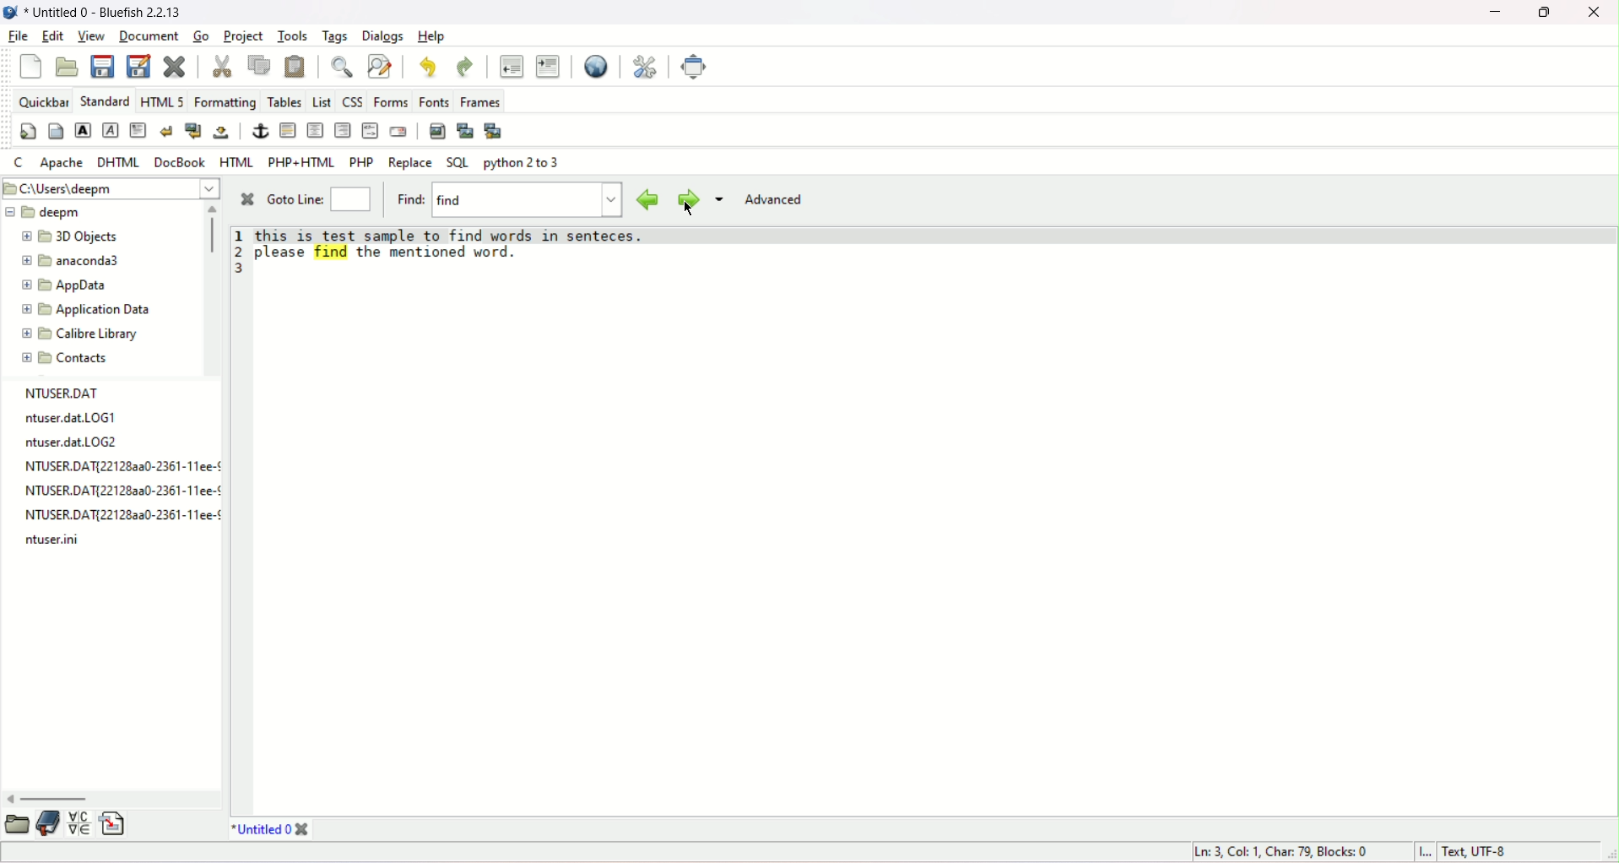  What do you see at coordinates (105, 100) in the screenshot?
I see `standard` at bounding box center [105, 100].